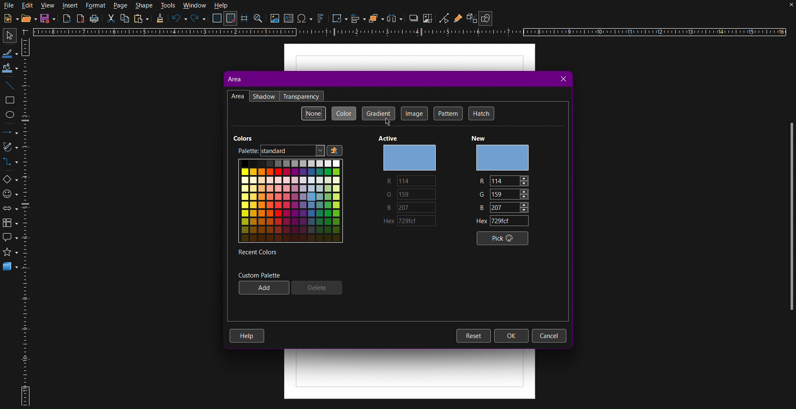 This screenshot has height=409, width=796. Describe the element at coordinates (179, 19) in the screenshot. I see `Undo` at that location.